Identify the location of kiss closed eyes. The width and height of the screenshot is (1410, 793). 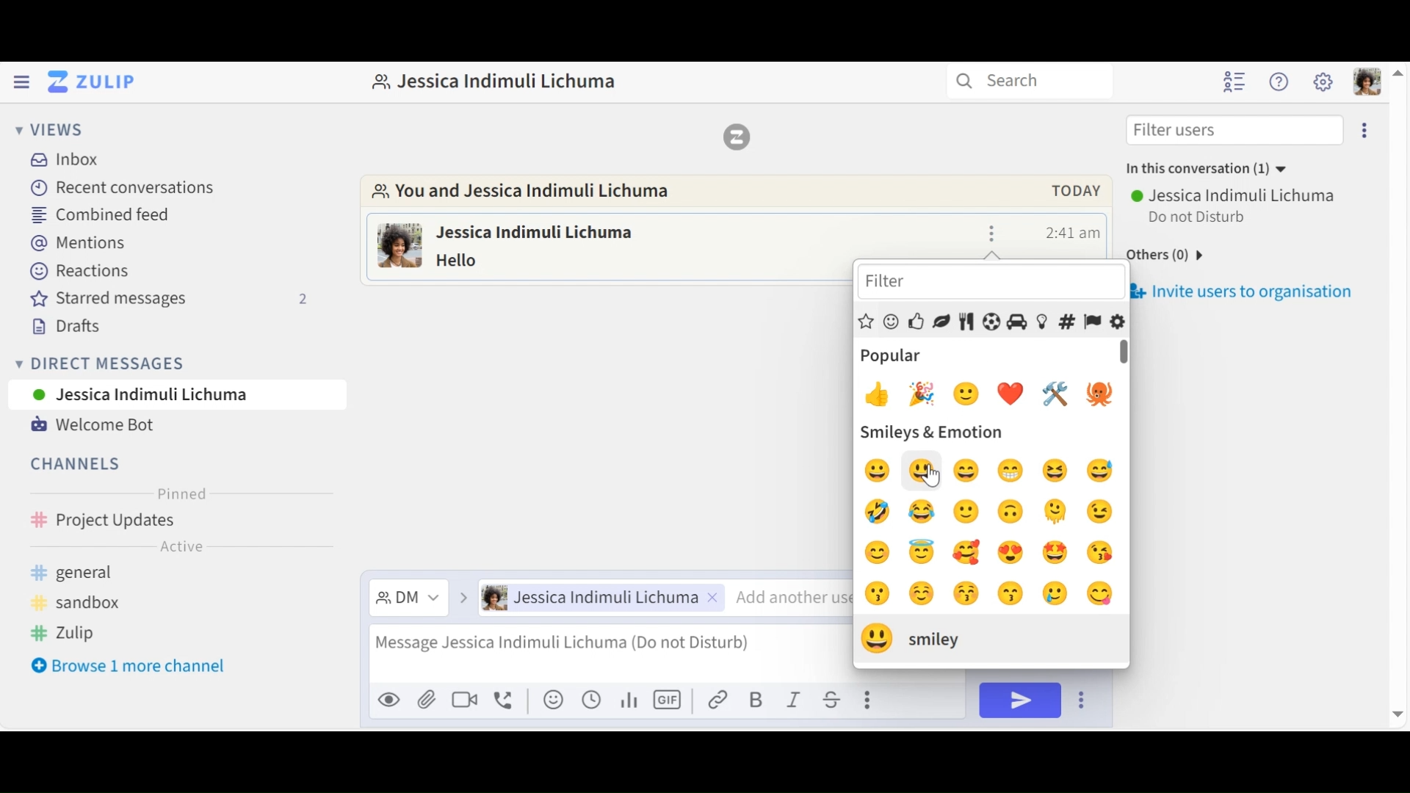
(963, 594).